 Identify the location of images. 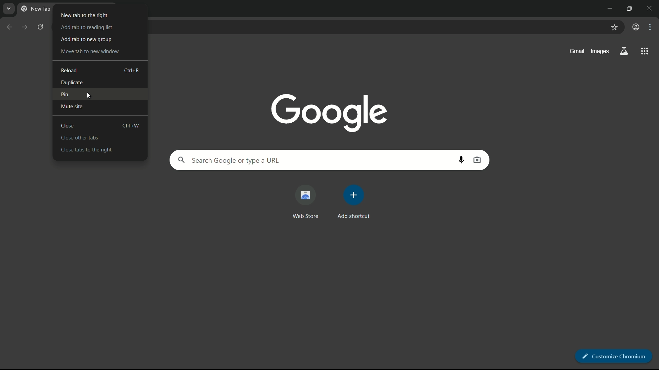
(599, 51).